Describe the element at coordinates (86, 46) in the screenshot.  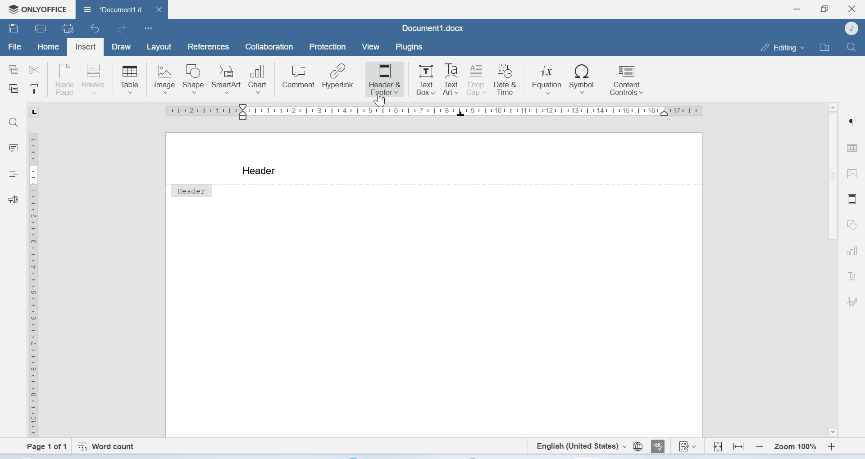
I see `Insert` at that location.